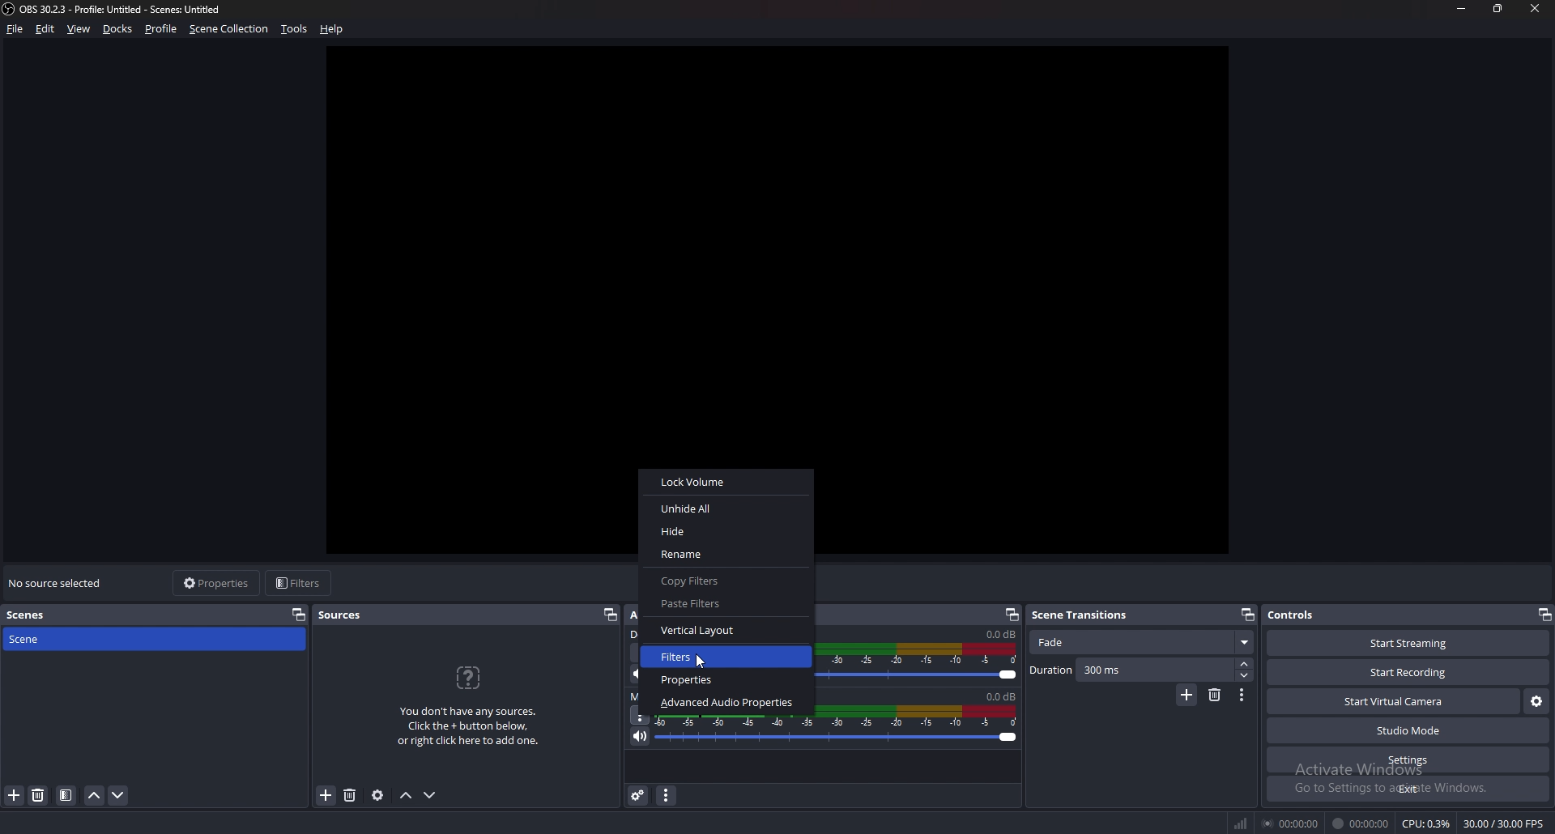  What do you see at coordinates (1462, 9) in the screenshot?
I see `minimize` at bounding box center [1462, 9].